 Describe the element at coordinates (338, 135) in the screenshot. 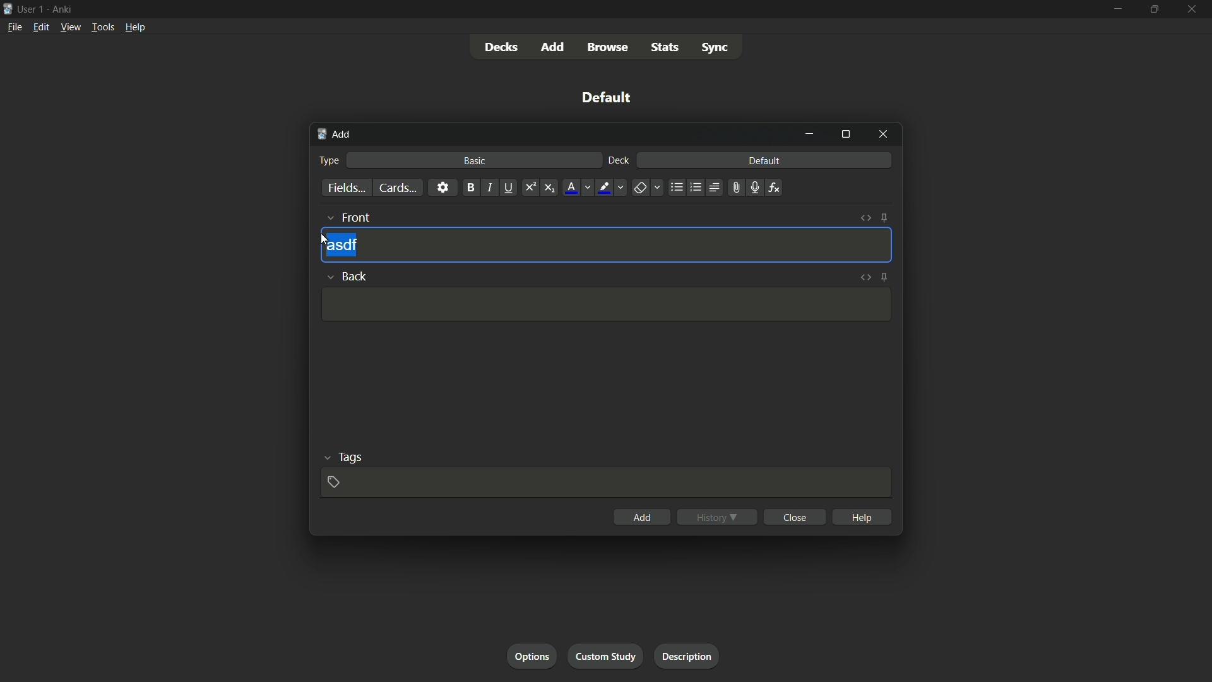

I see `add` at that location.